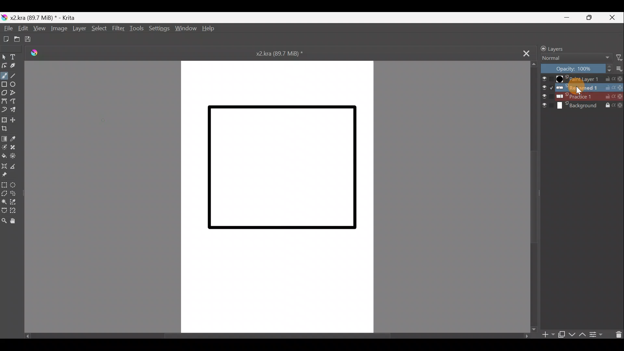 The image size is (624, 351). What do you see at coordinates (15, 185) in the screenshot?
I see `Elliptical selection tool` at bounding box center [15, 185].